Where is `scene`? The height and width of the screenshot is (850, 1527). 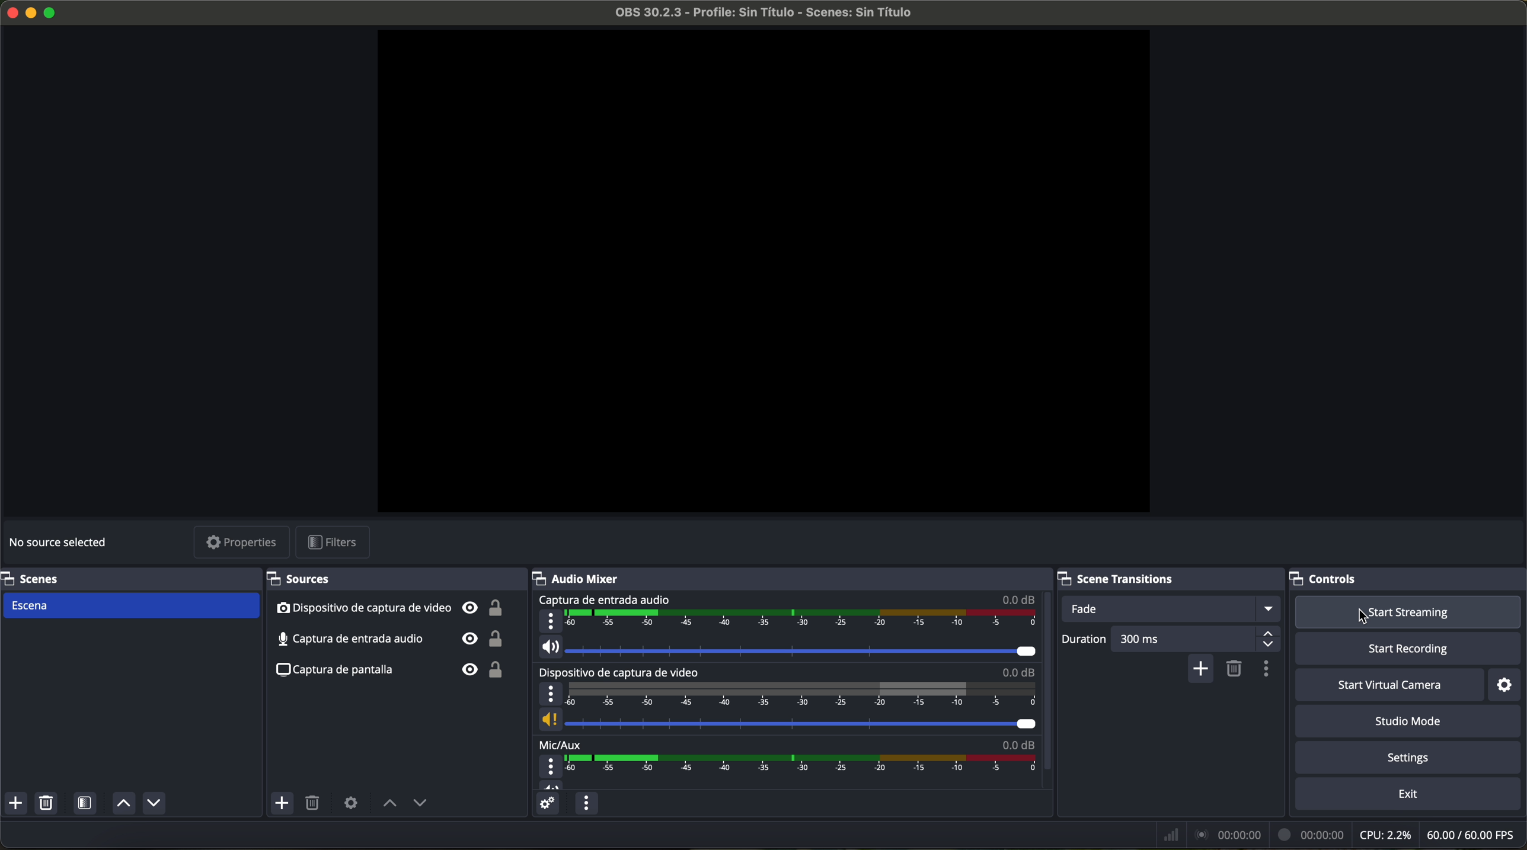 scene is located at coordinates (132, 605).